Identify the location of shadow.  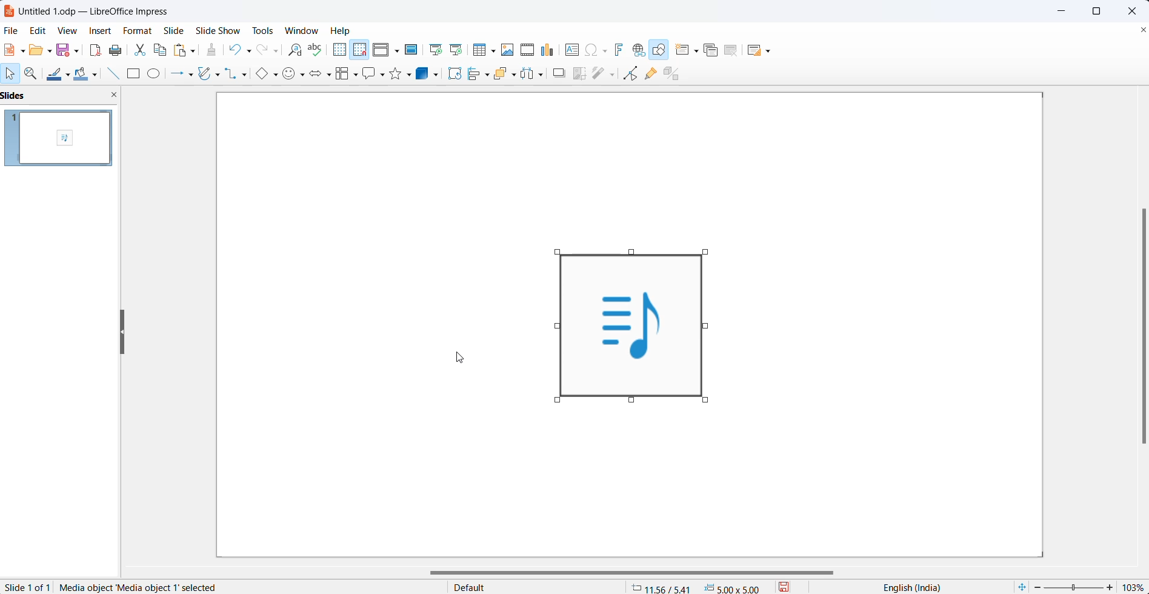
(561, 74).